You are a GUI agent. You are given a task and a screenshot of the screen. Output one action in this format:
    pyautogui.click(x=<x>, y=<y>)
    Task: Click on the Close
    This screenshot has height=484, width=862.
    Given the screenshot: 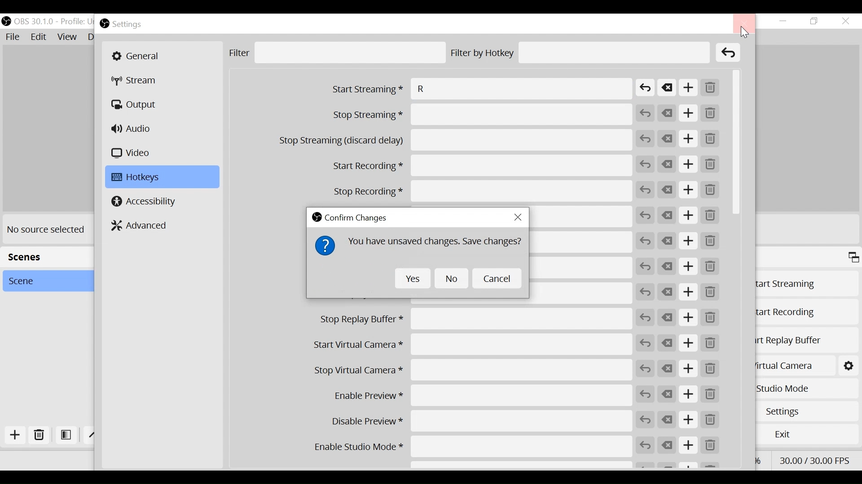 What is the action you would take?
    pyautogui.click(x=845, y=21)
    